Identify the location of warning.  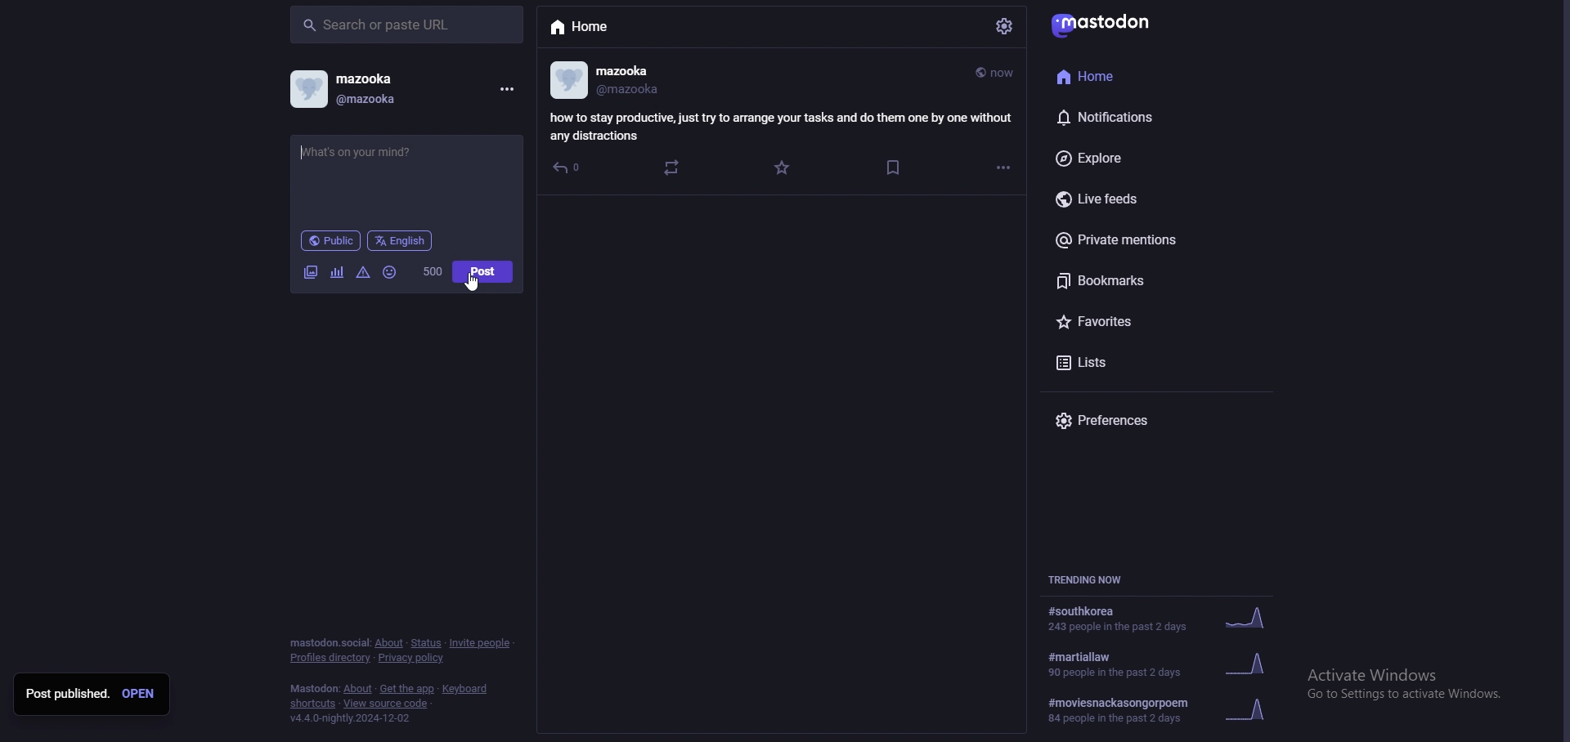
(364, 273).